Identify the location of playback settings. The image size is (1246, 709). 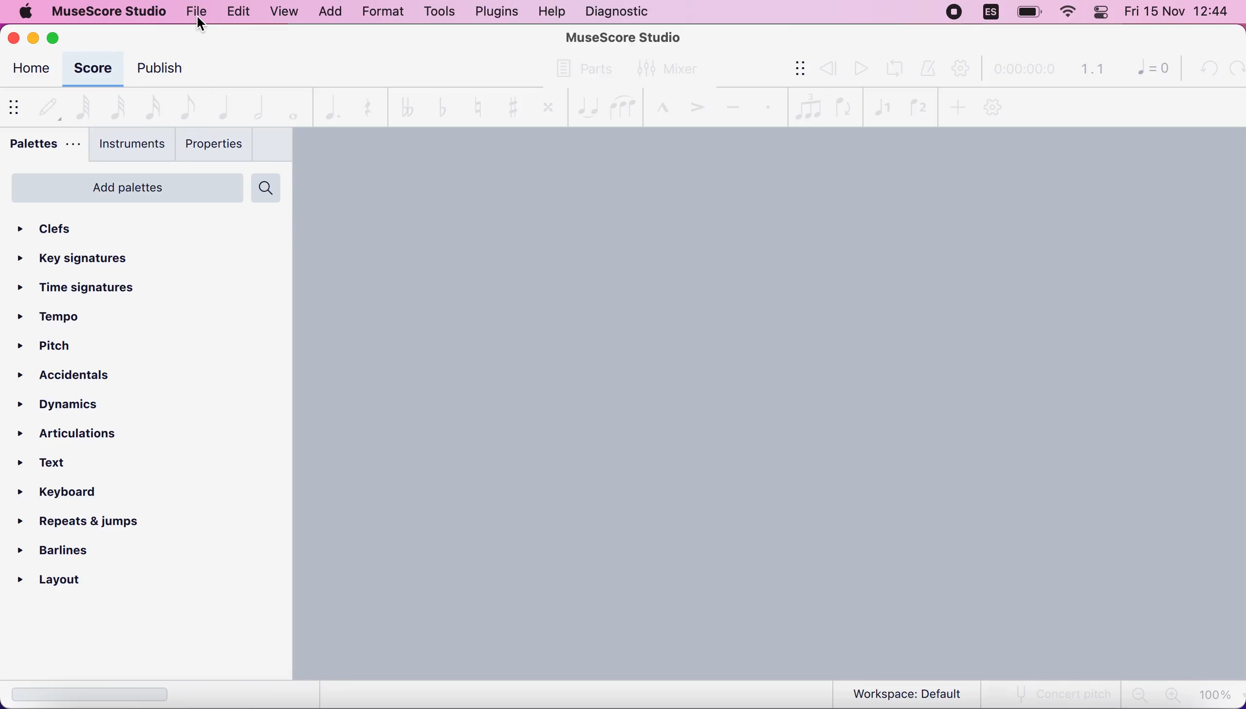
(963, 69).